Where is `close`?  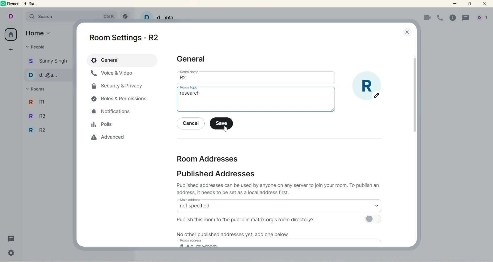 close is located at coordinates (486, 4).